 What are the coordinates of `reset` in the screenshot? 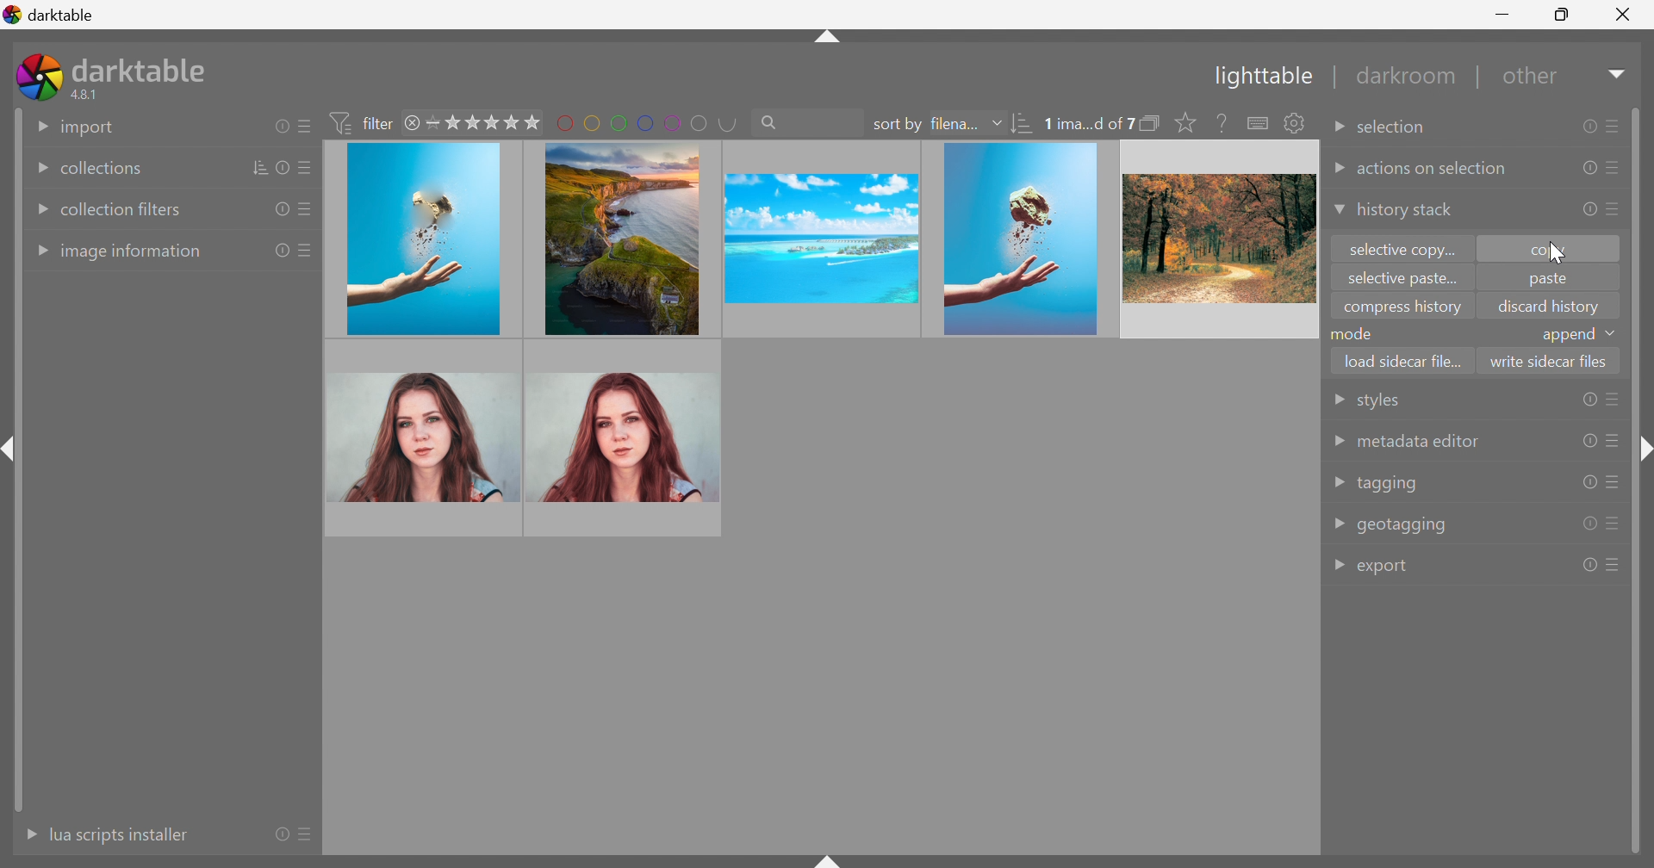 It's located at (1589, 524).